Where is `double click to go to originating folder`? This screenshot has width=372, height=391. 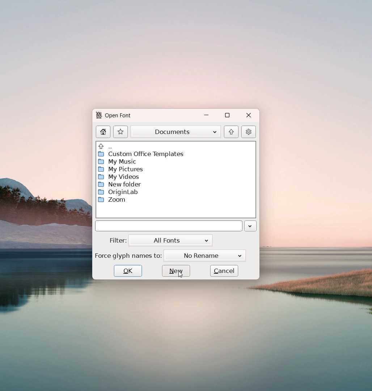
double click to go to originating folder is located at coordinates (105, 145).